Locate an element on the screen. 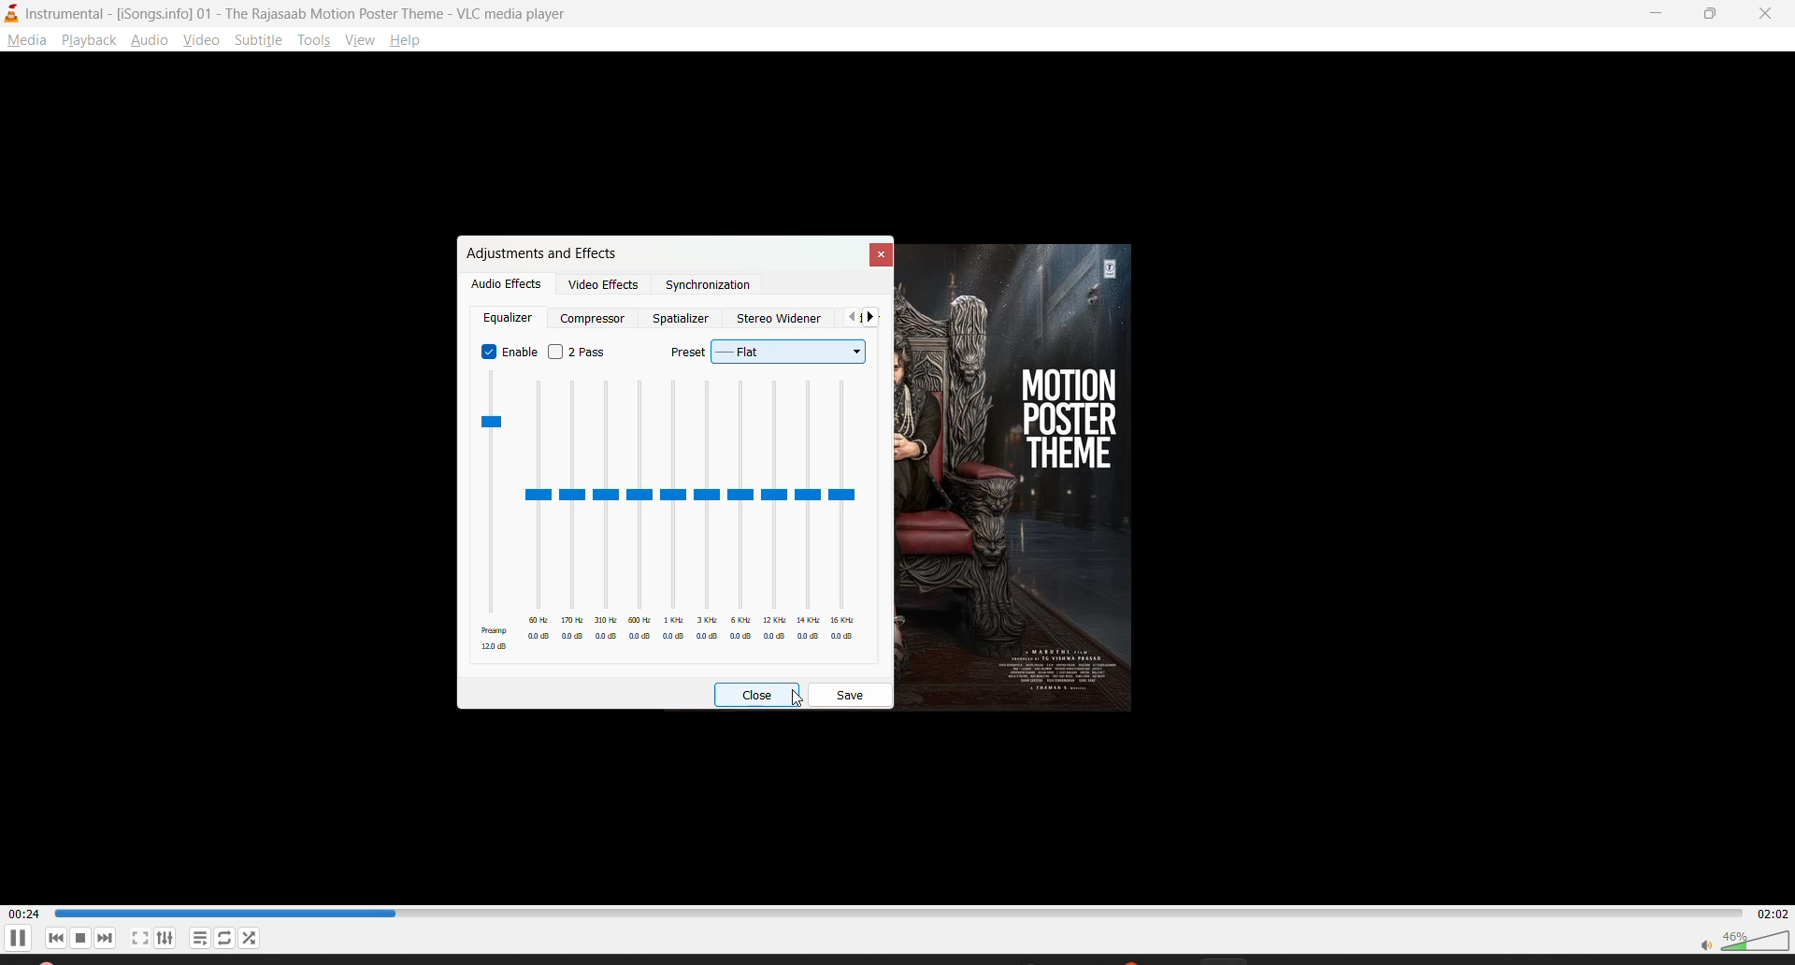 This screenshot has width=1795, height=965. equalizer is located at coordinates (511, 320).